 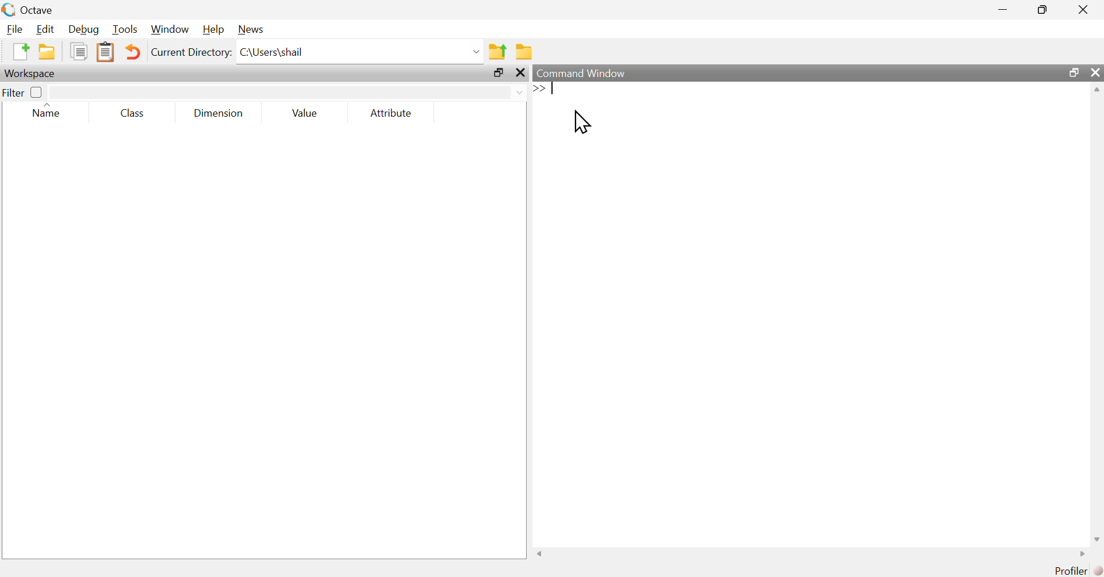 I want to click on File, so click(x=13, y=29).